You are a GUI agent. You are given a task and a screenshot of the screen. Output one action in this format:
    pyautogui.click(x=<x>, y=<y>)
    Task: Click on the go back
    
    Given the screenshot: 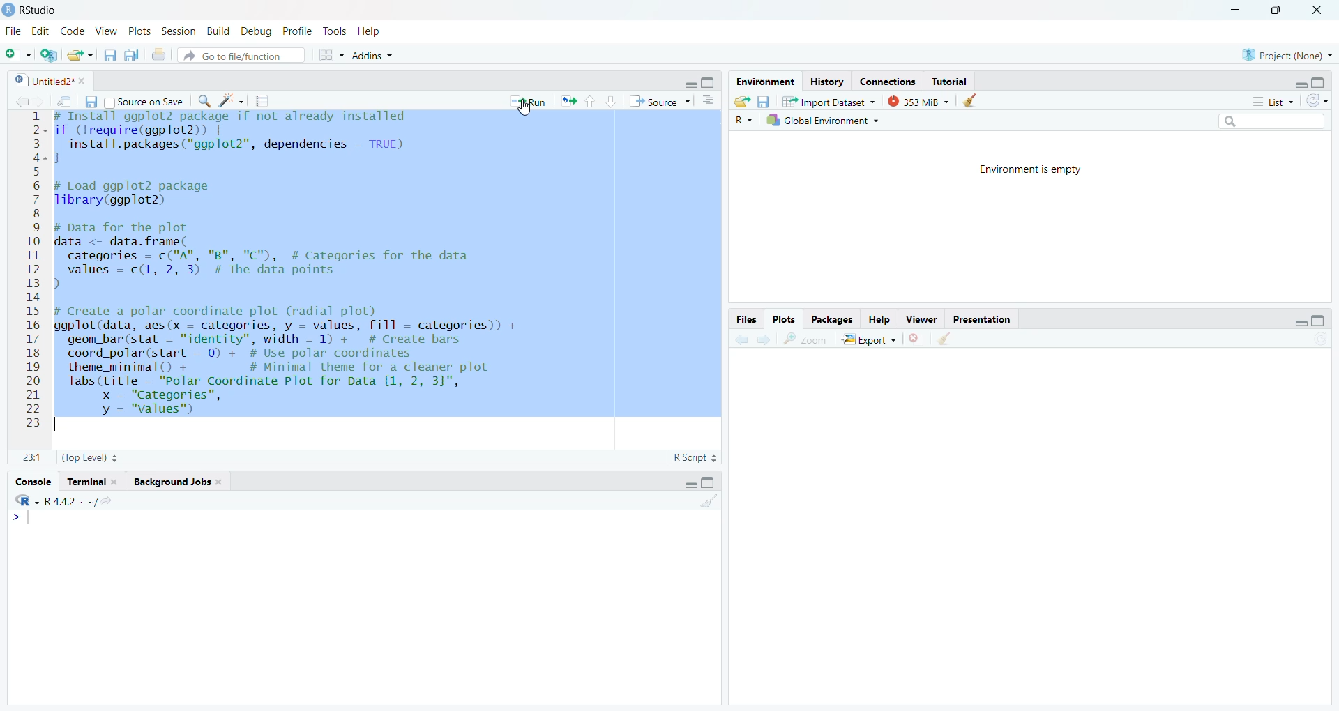 What is the action you would take?
    pyautogui.click(x=739, y=340)
    